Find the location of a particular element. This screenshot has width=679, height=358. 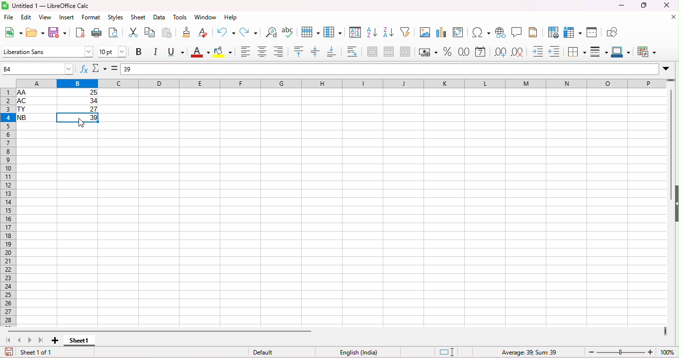

conditional is located at coordinates (646, 53).